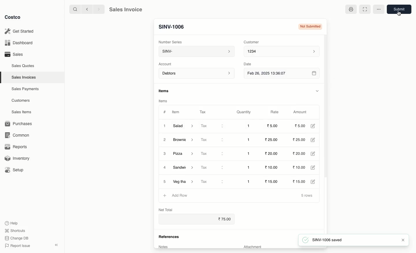  What do you see at coordinates (166, 64) in the screenshot?
I see `‘Account` at bounding box center [166, 64].